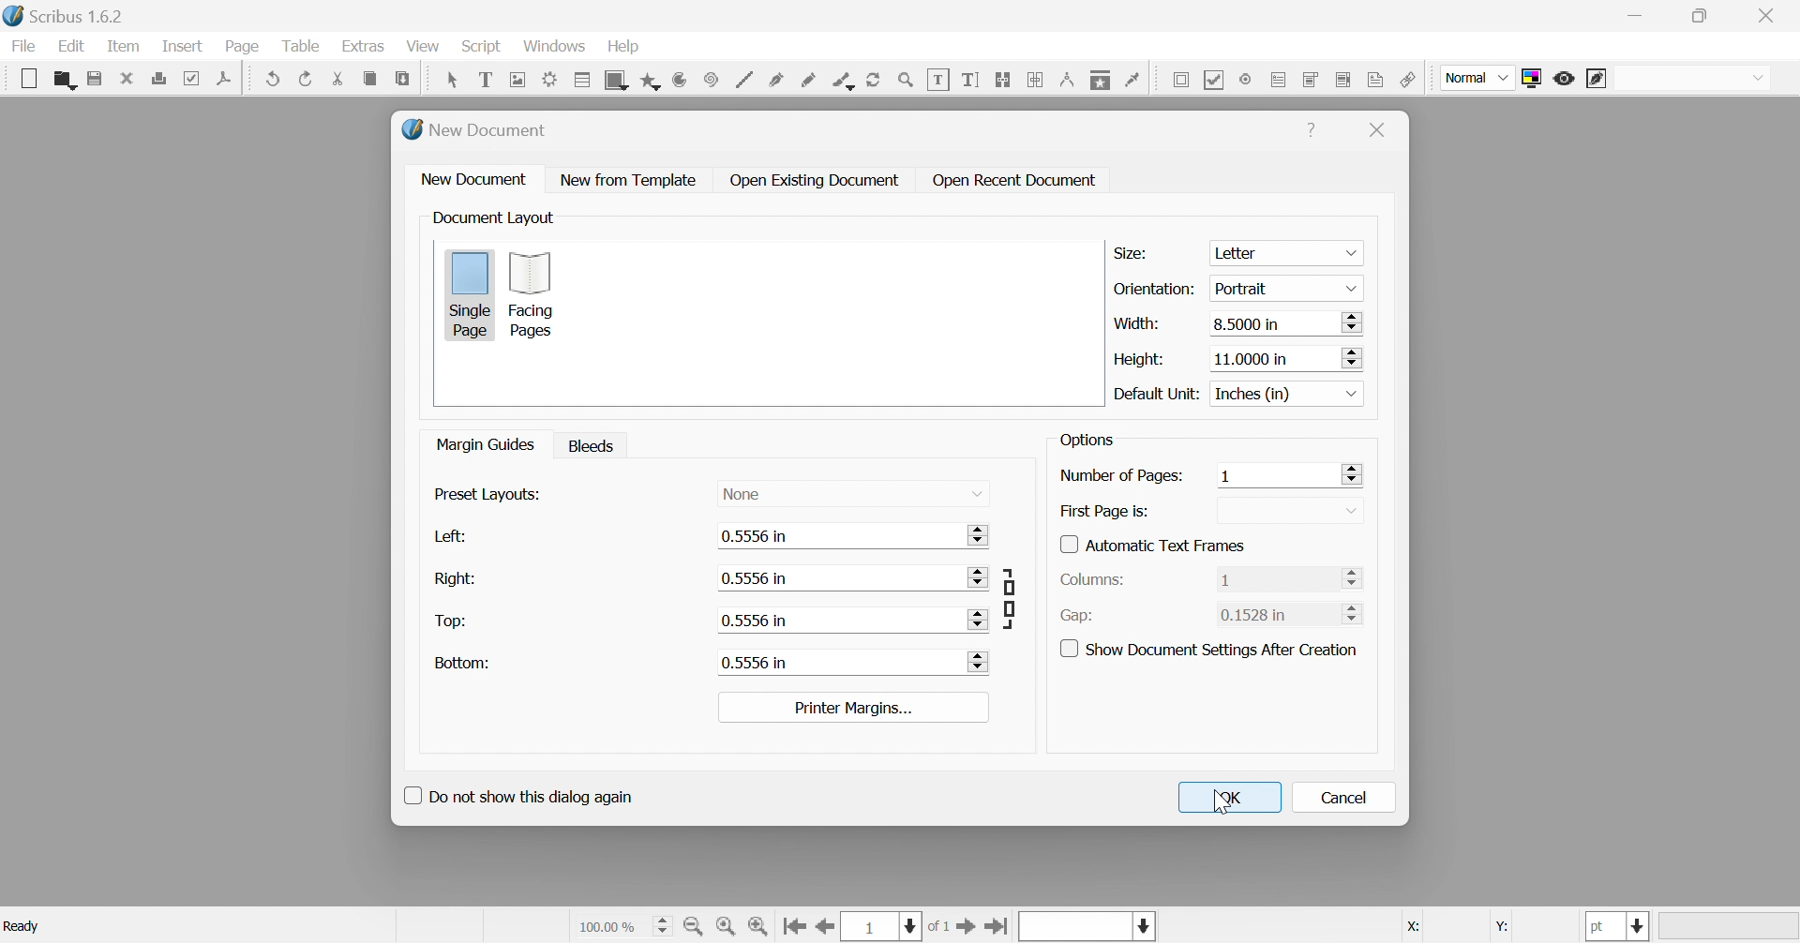 The width and height of the screenshot is (1800, 943). Describe the element at coordinates (451, 82) in the screenshot. I see `select item` at that location.